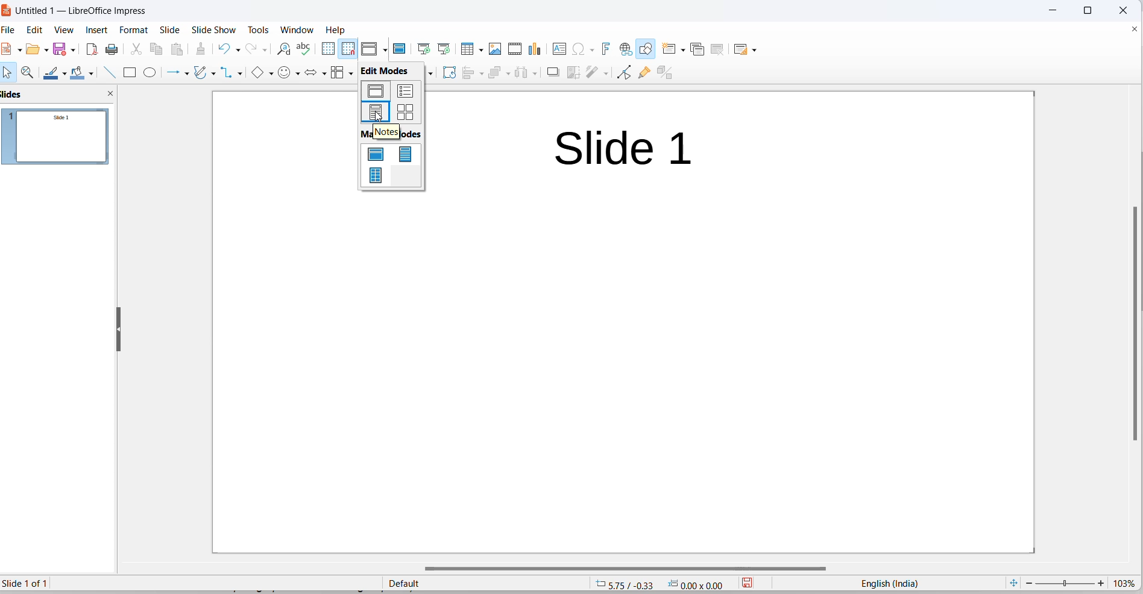 This screenshot has height=594, width=1143. What do you see at coordinates (1051, 10) in the screenshot?
I see `close` at bounding box center [1051, 10].